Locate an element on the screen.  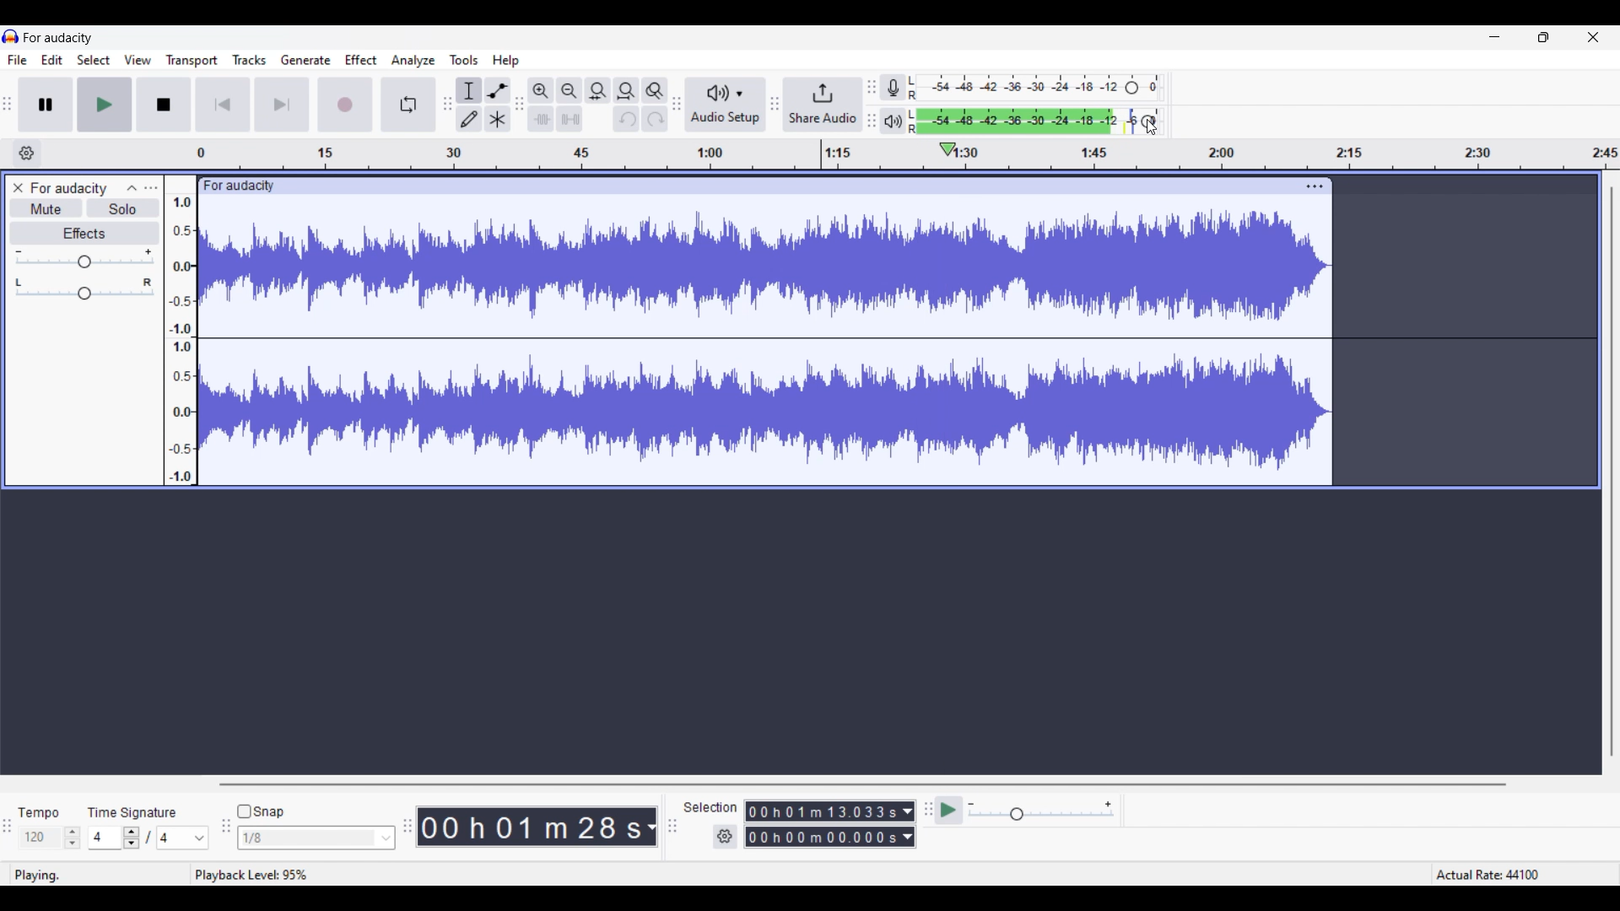
Pan slider is located at coordinates (84, 288).